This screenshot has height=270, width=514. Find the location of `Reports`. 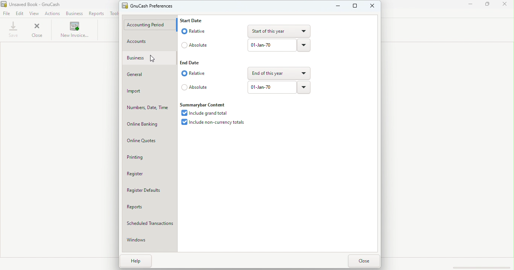

Reports is located at coordinates (98, 14).